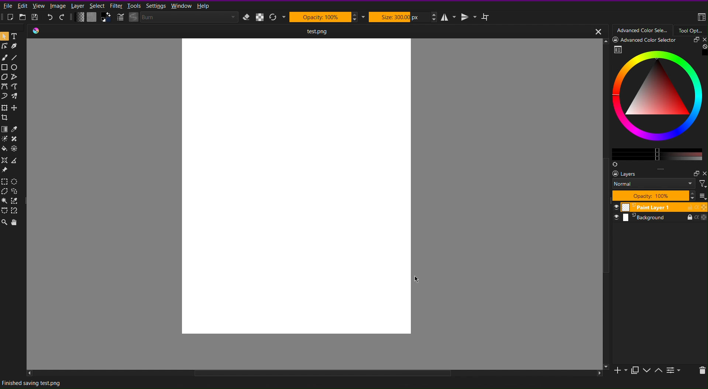 This screenshot has height=389, width=708. What do you see at coordinates (486, 17) in the screenshot?
I see `Wraparound` at bounding box center [486, 17].